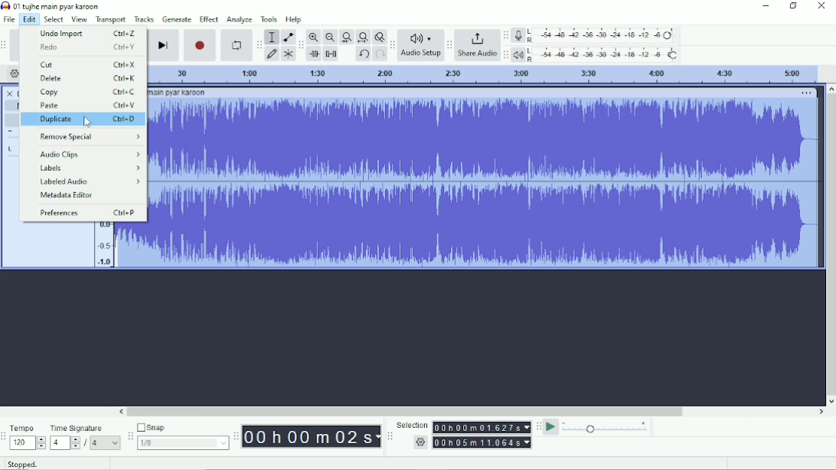 The image size is (836, 470). Describe the element at coordinates (88, 106) in the screenshot. I see `Paste` at that location.